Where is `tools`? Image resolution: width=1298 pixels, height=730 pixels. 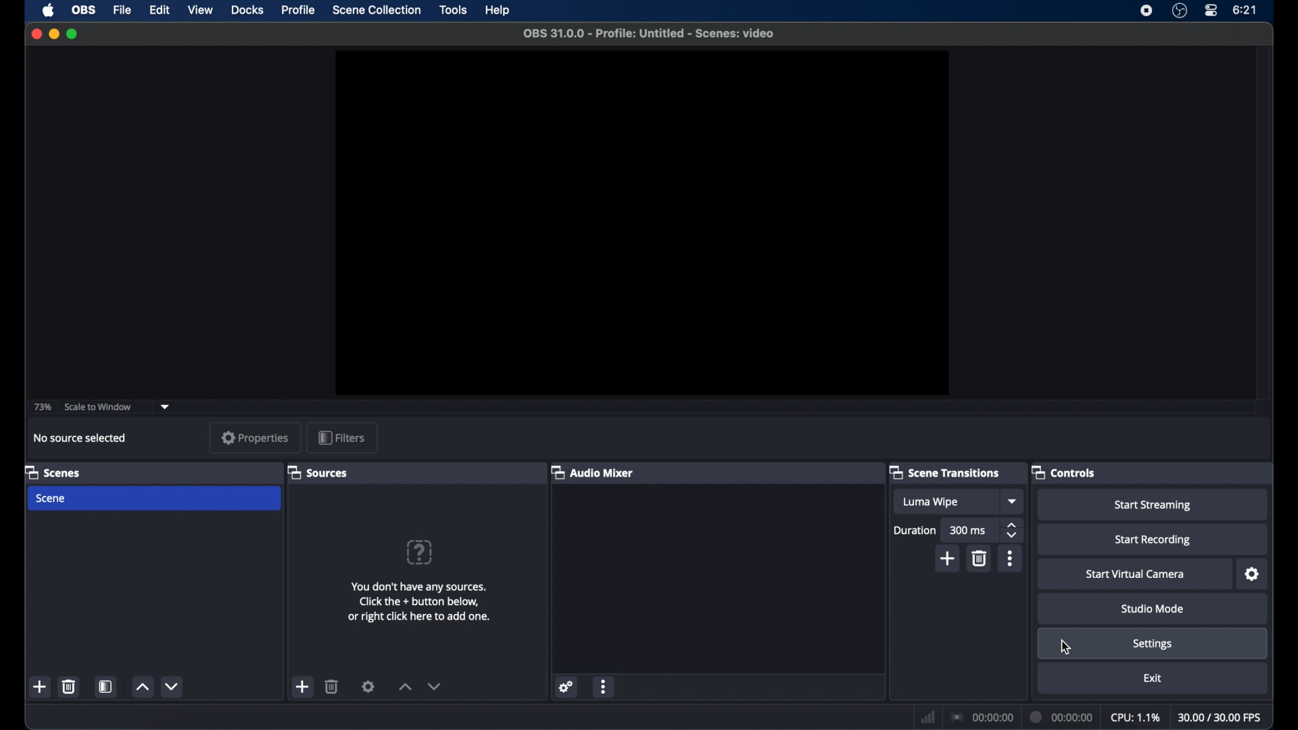 tools is located at coordinates (454, 9).